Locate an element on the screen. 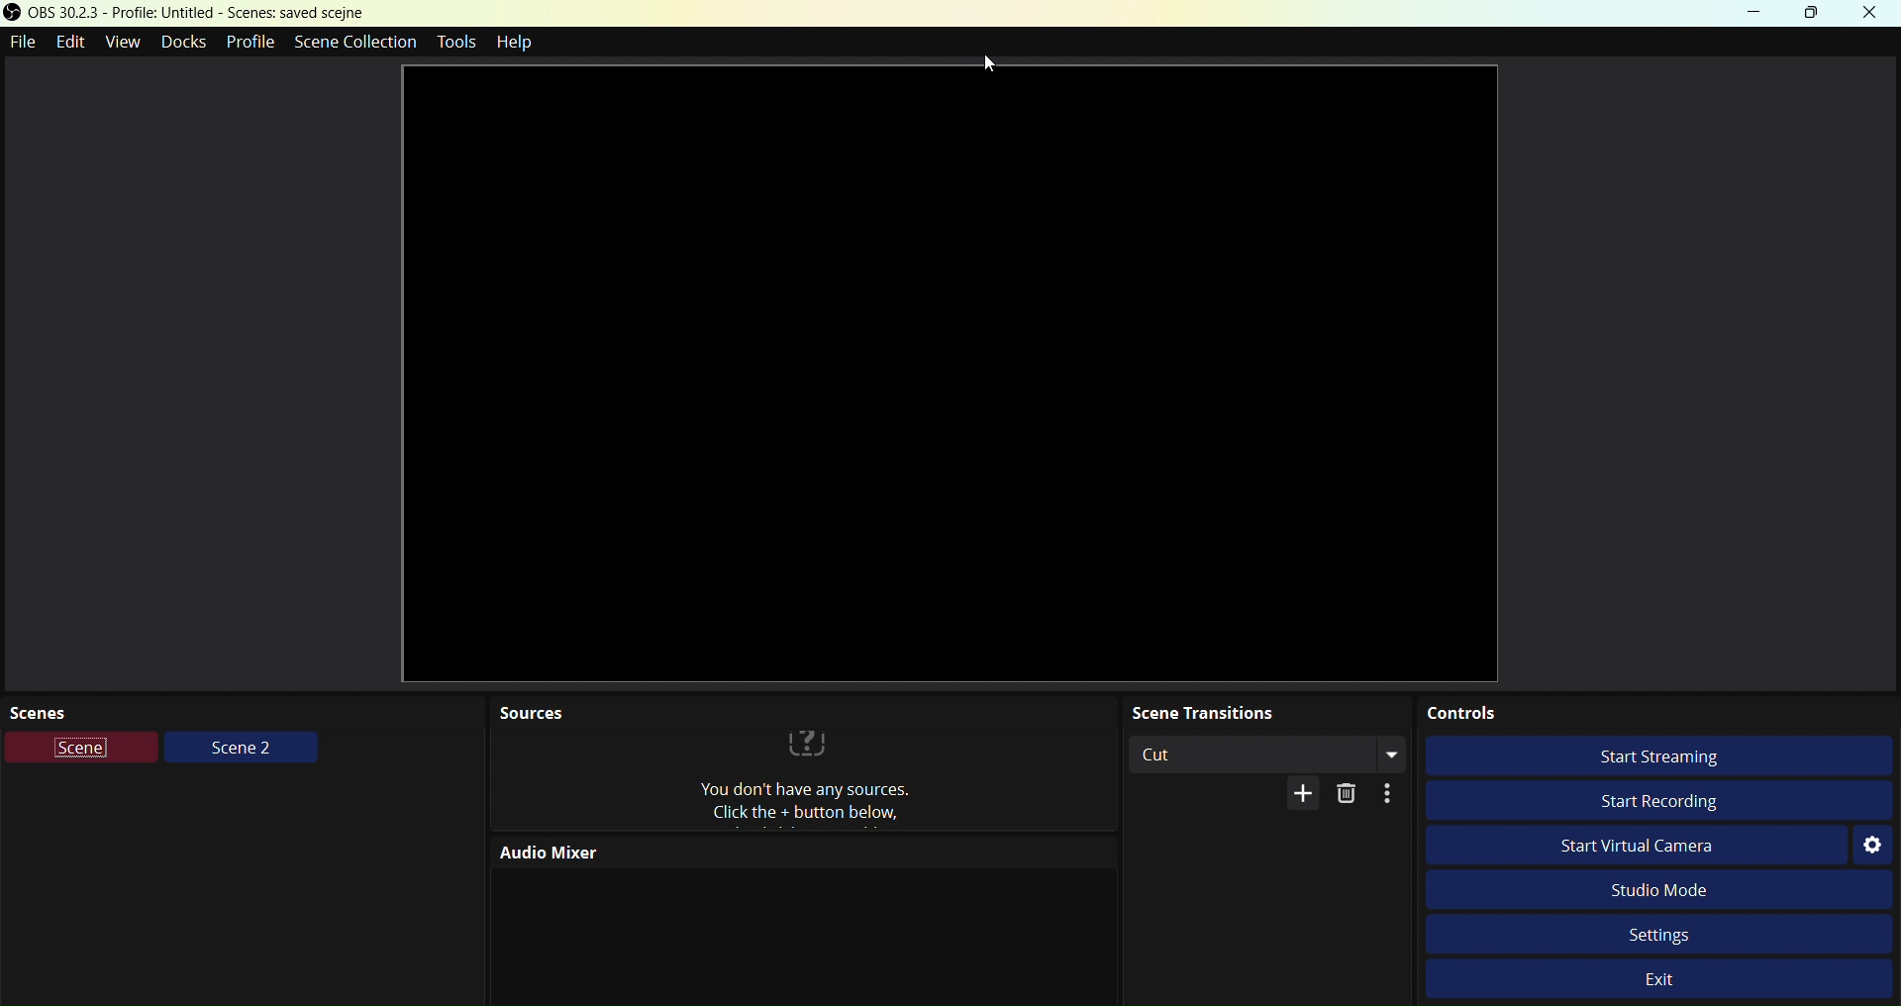 The height and width of the screenshot is (1006, 1901). Studio Mode is located at coordinates (1654, 889).